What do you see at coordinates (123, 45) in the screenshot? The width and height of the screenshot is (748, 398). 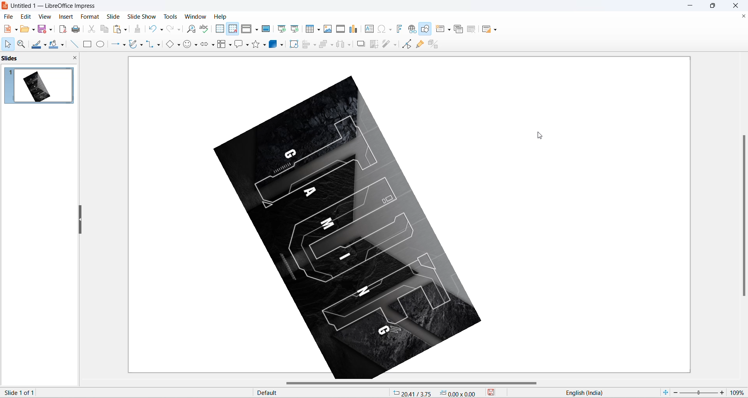 I see `line and arrows options` at bounding box center [123, 45].